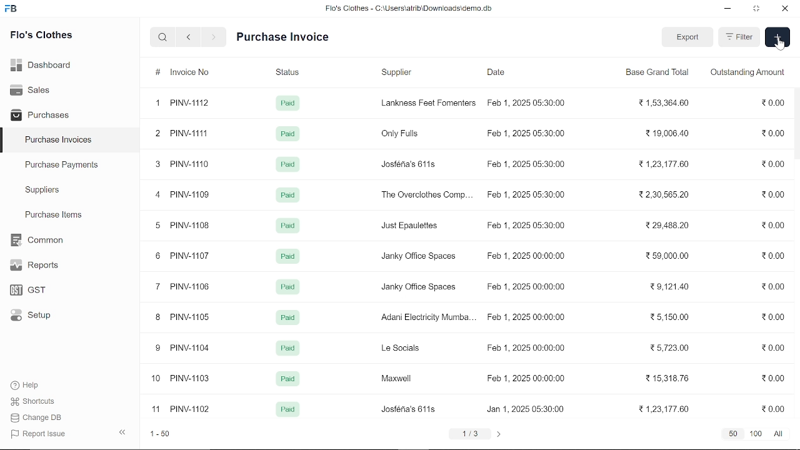 The width and height of the screenshot is (800, 450). Describe the element at coordinates (120, 433) in the screenshot. I see `hide` at that location.